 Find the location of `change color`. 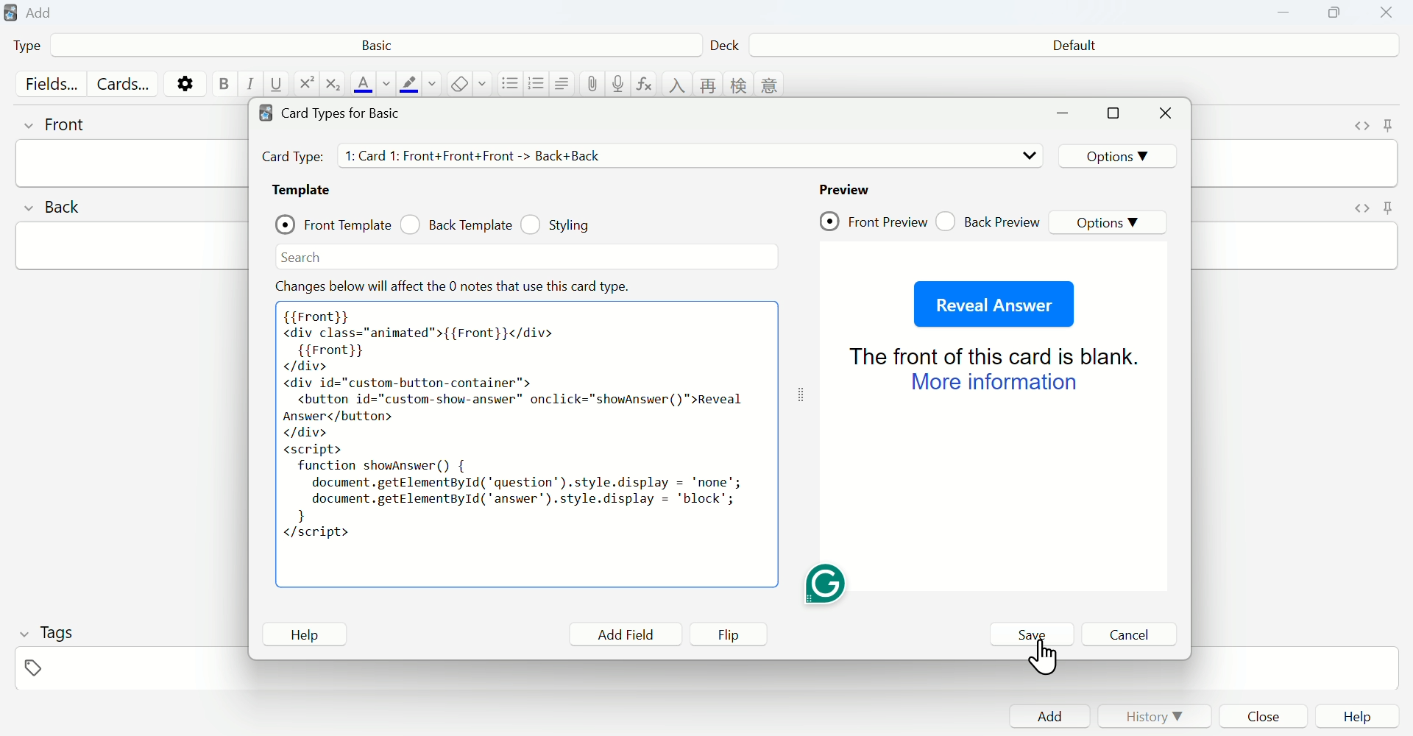

change color is located at coordinates (386, 84).